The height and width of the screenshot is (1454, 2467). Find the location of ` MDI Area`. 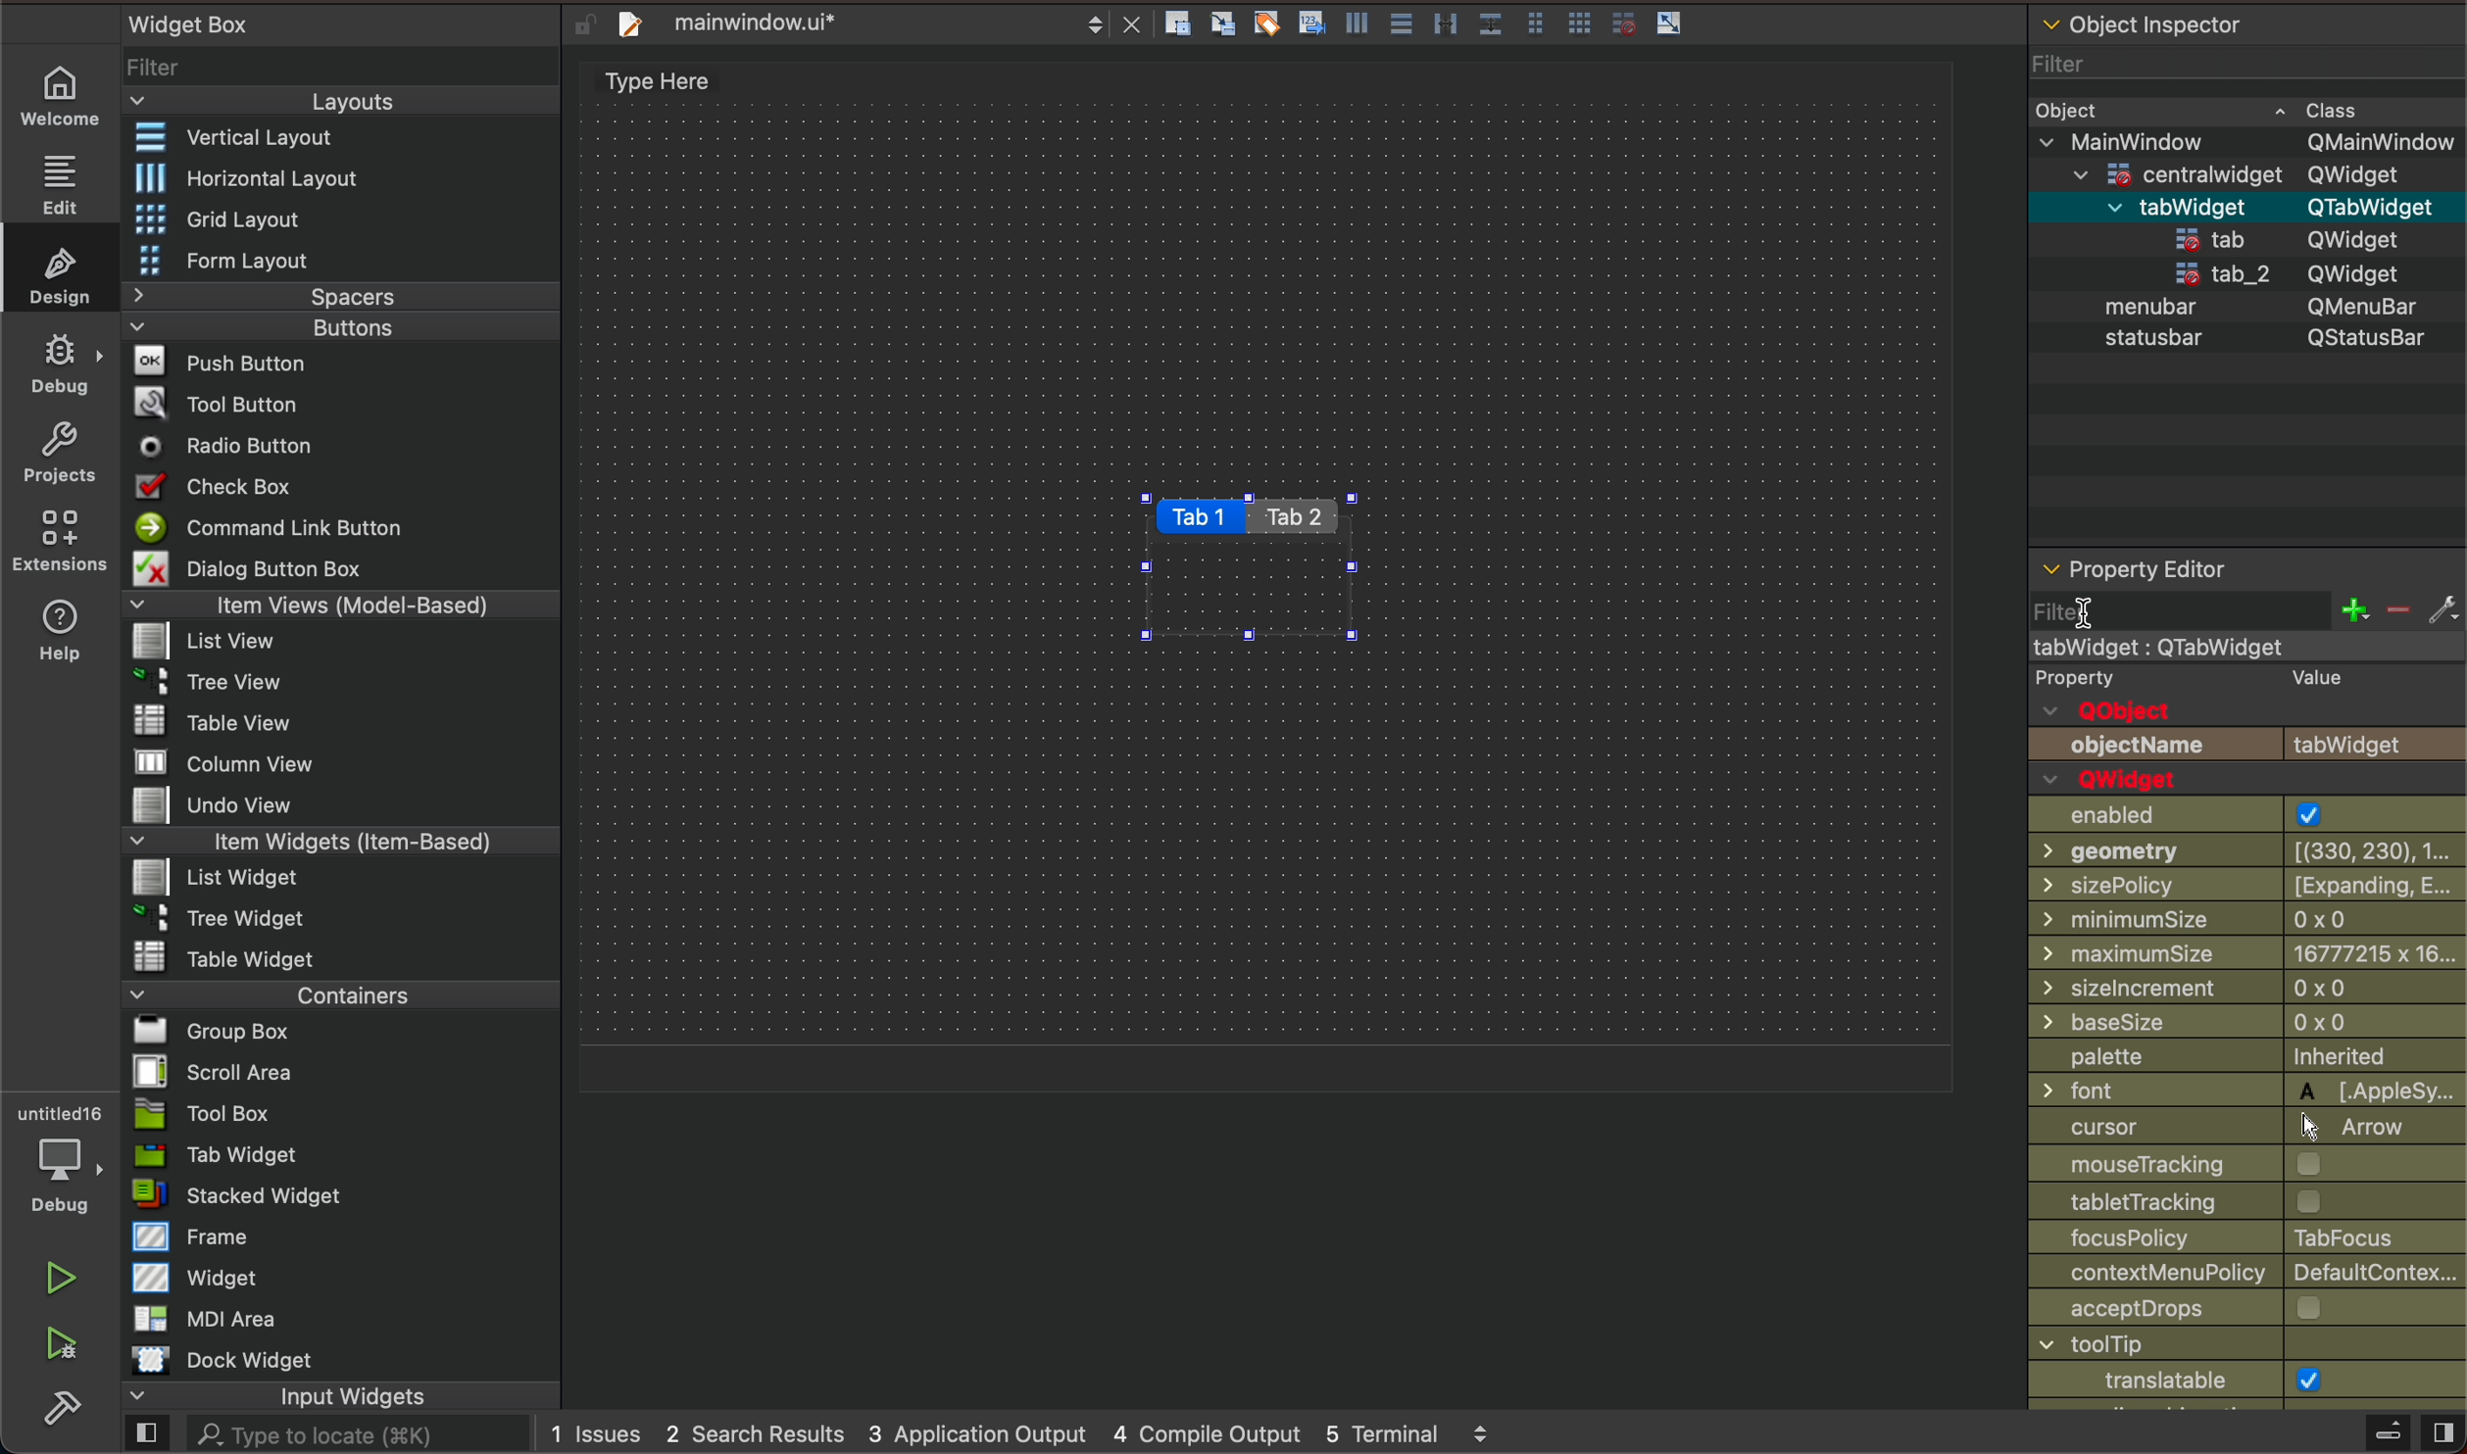

 MDI Area is located at coordinates (222, 1318).